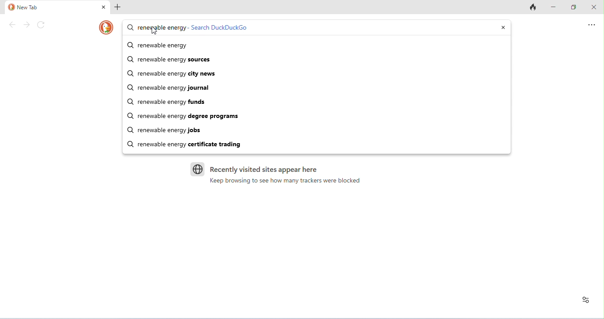 This screenshot has width=604, height=319. What do you see at coordinates (321, 74) in the screenshot?
I see `renewable energy city news` at bounding box center [321, 74].